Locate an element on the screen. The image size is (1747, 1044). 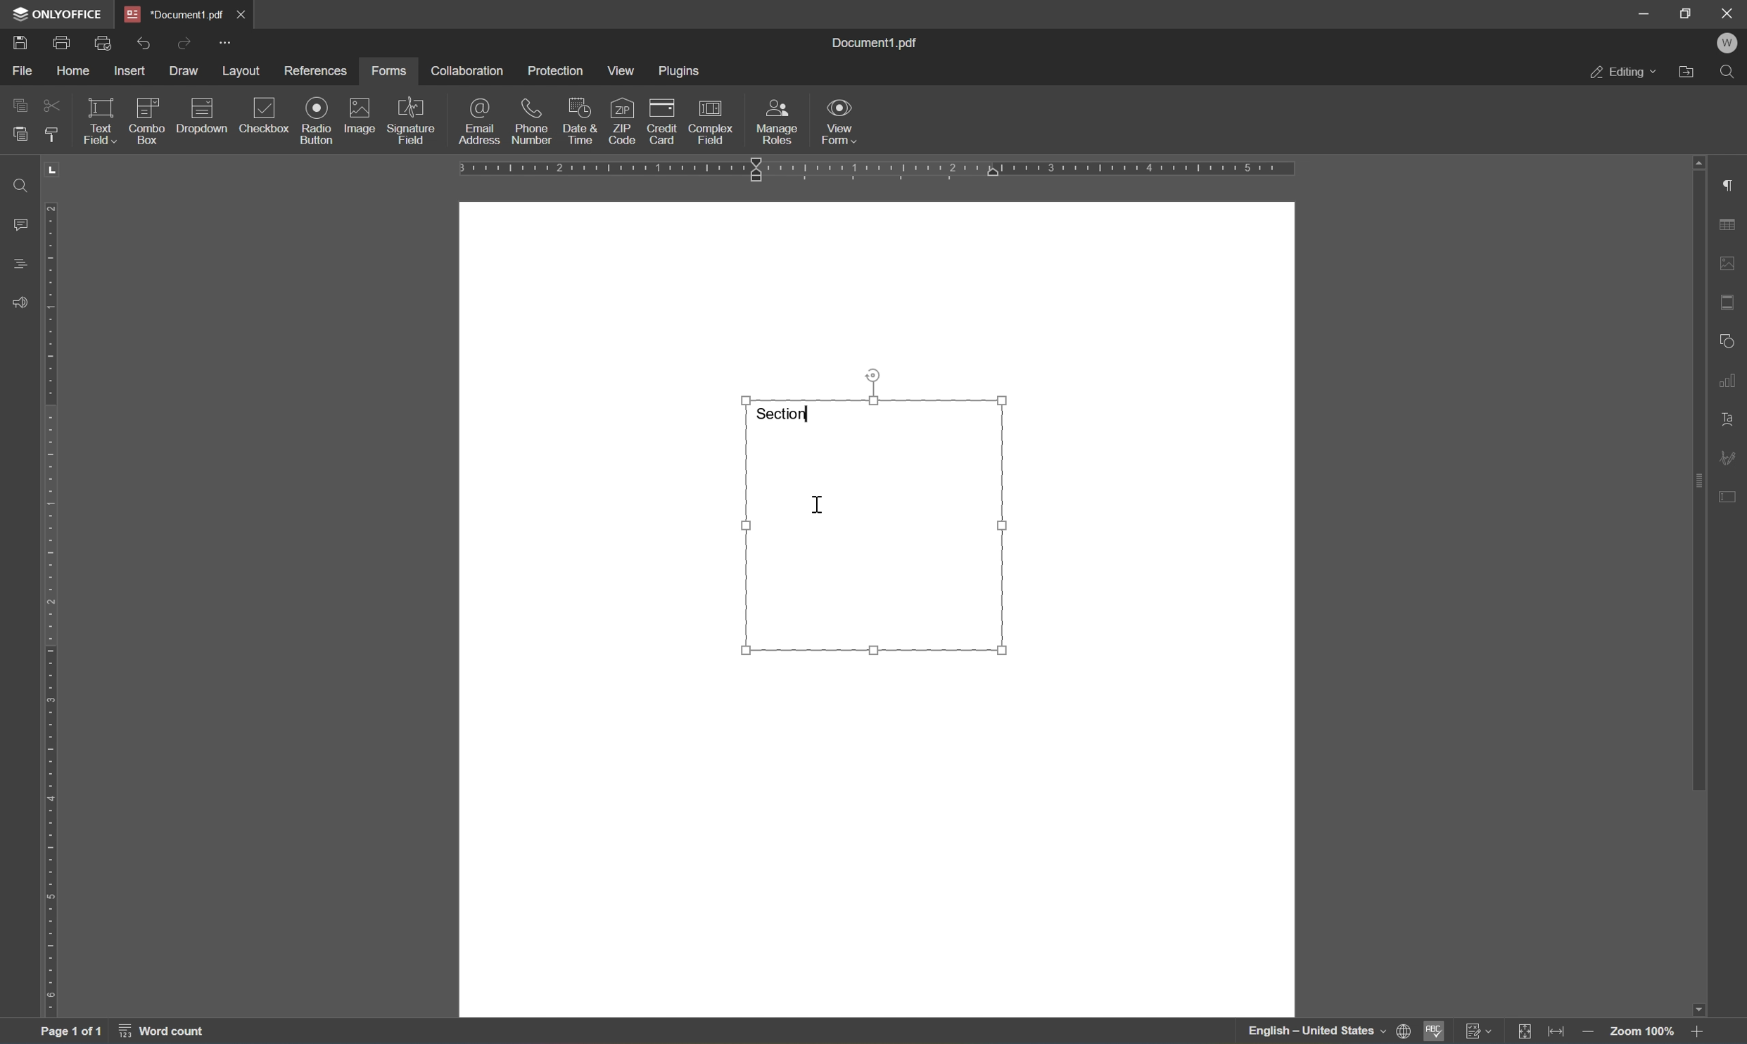
fit to slide is located at coordinates (1525, 1031).